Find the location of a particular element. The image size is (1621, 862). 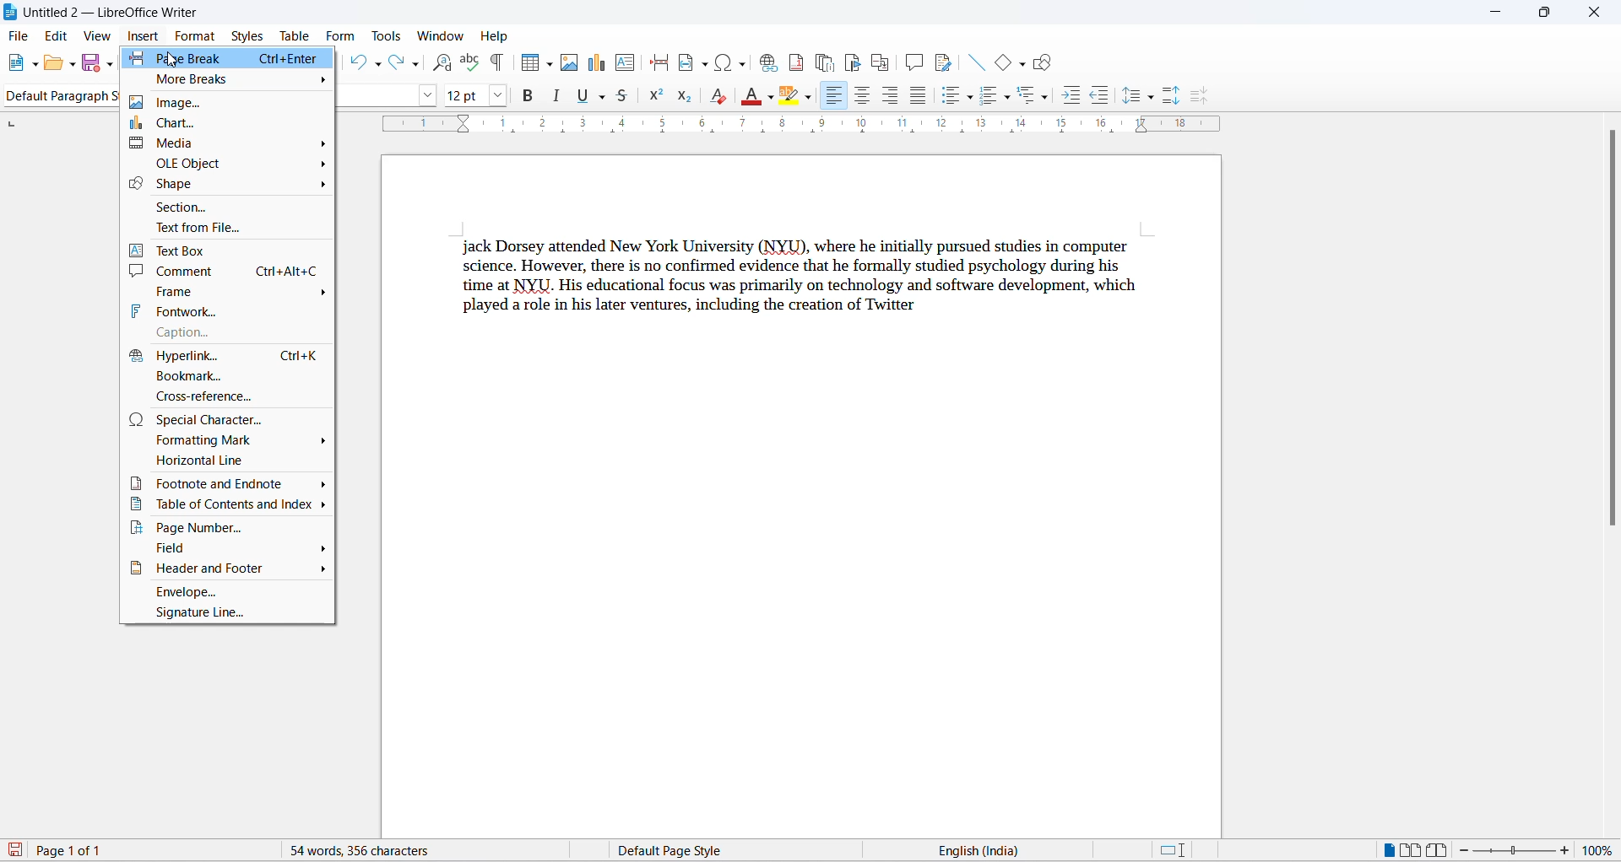

vertical scroll bar is located at coordinates (1612, 338).